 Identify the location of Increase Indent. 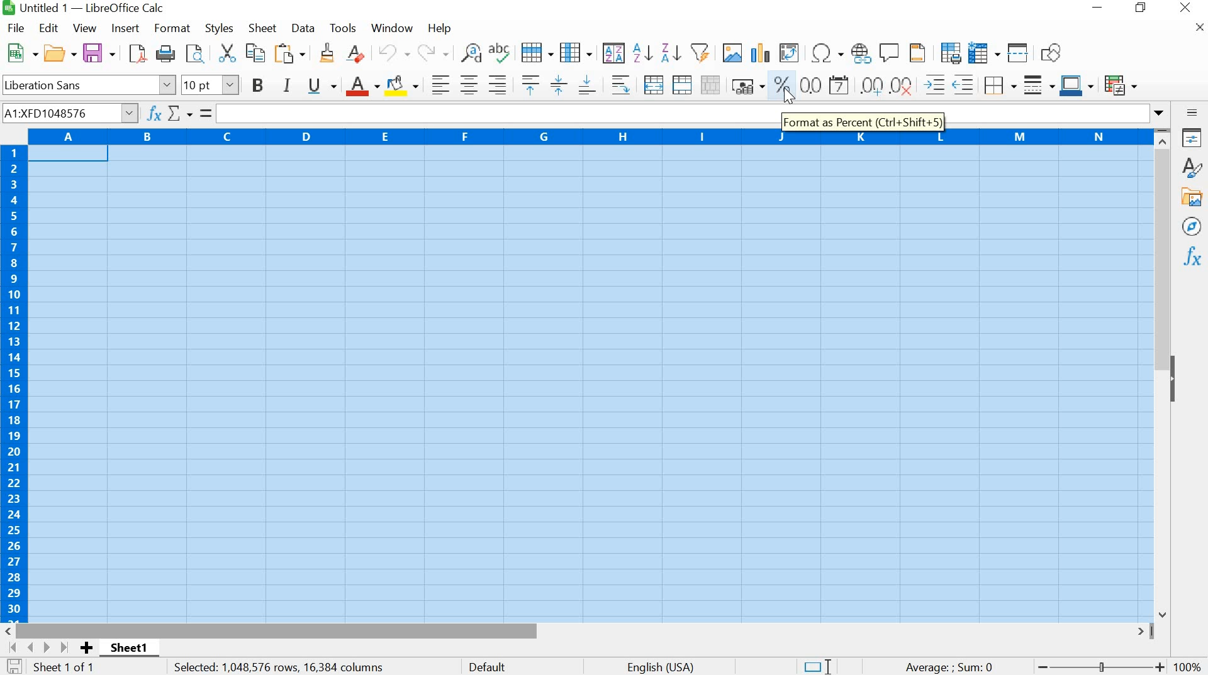
(934, 82).